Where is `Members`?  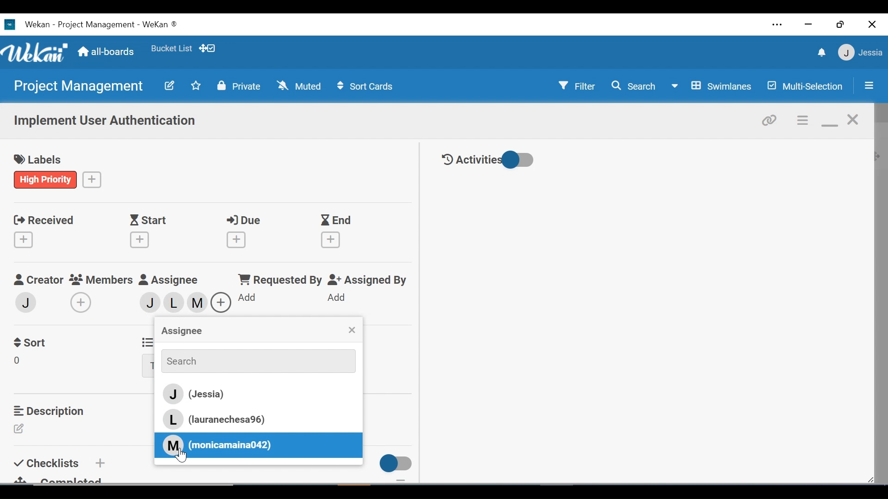 Members is located at coordinates (102, 279).